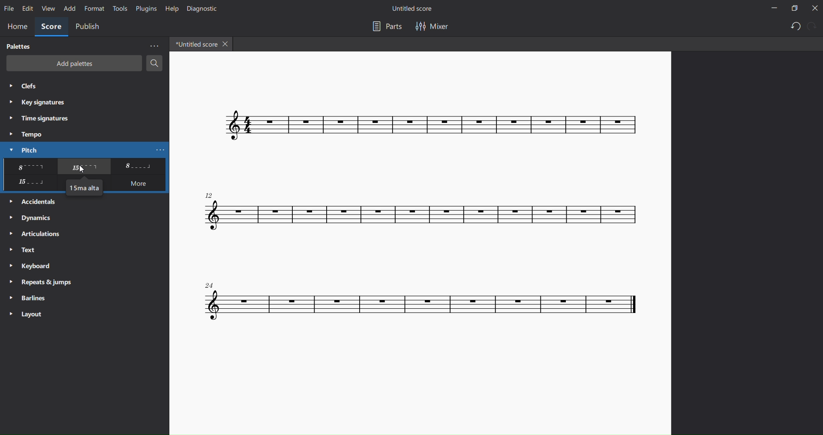  Describe the element at coordinates (773, 9) in the screenshot. I see `minimize` at that location.